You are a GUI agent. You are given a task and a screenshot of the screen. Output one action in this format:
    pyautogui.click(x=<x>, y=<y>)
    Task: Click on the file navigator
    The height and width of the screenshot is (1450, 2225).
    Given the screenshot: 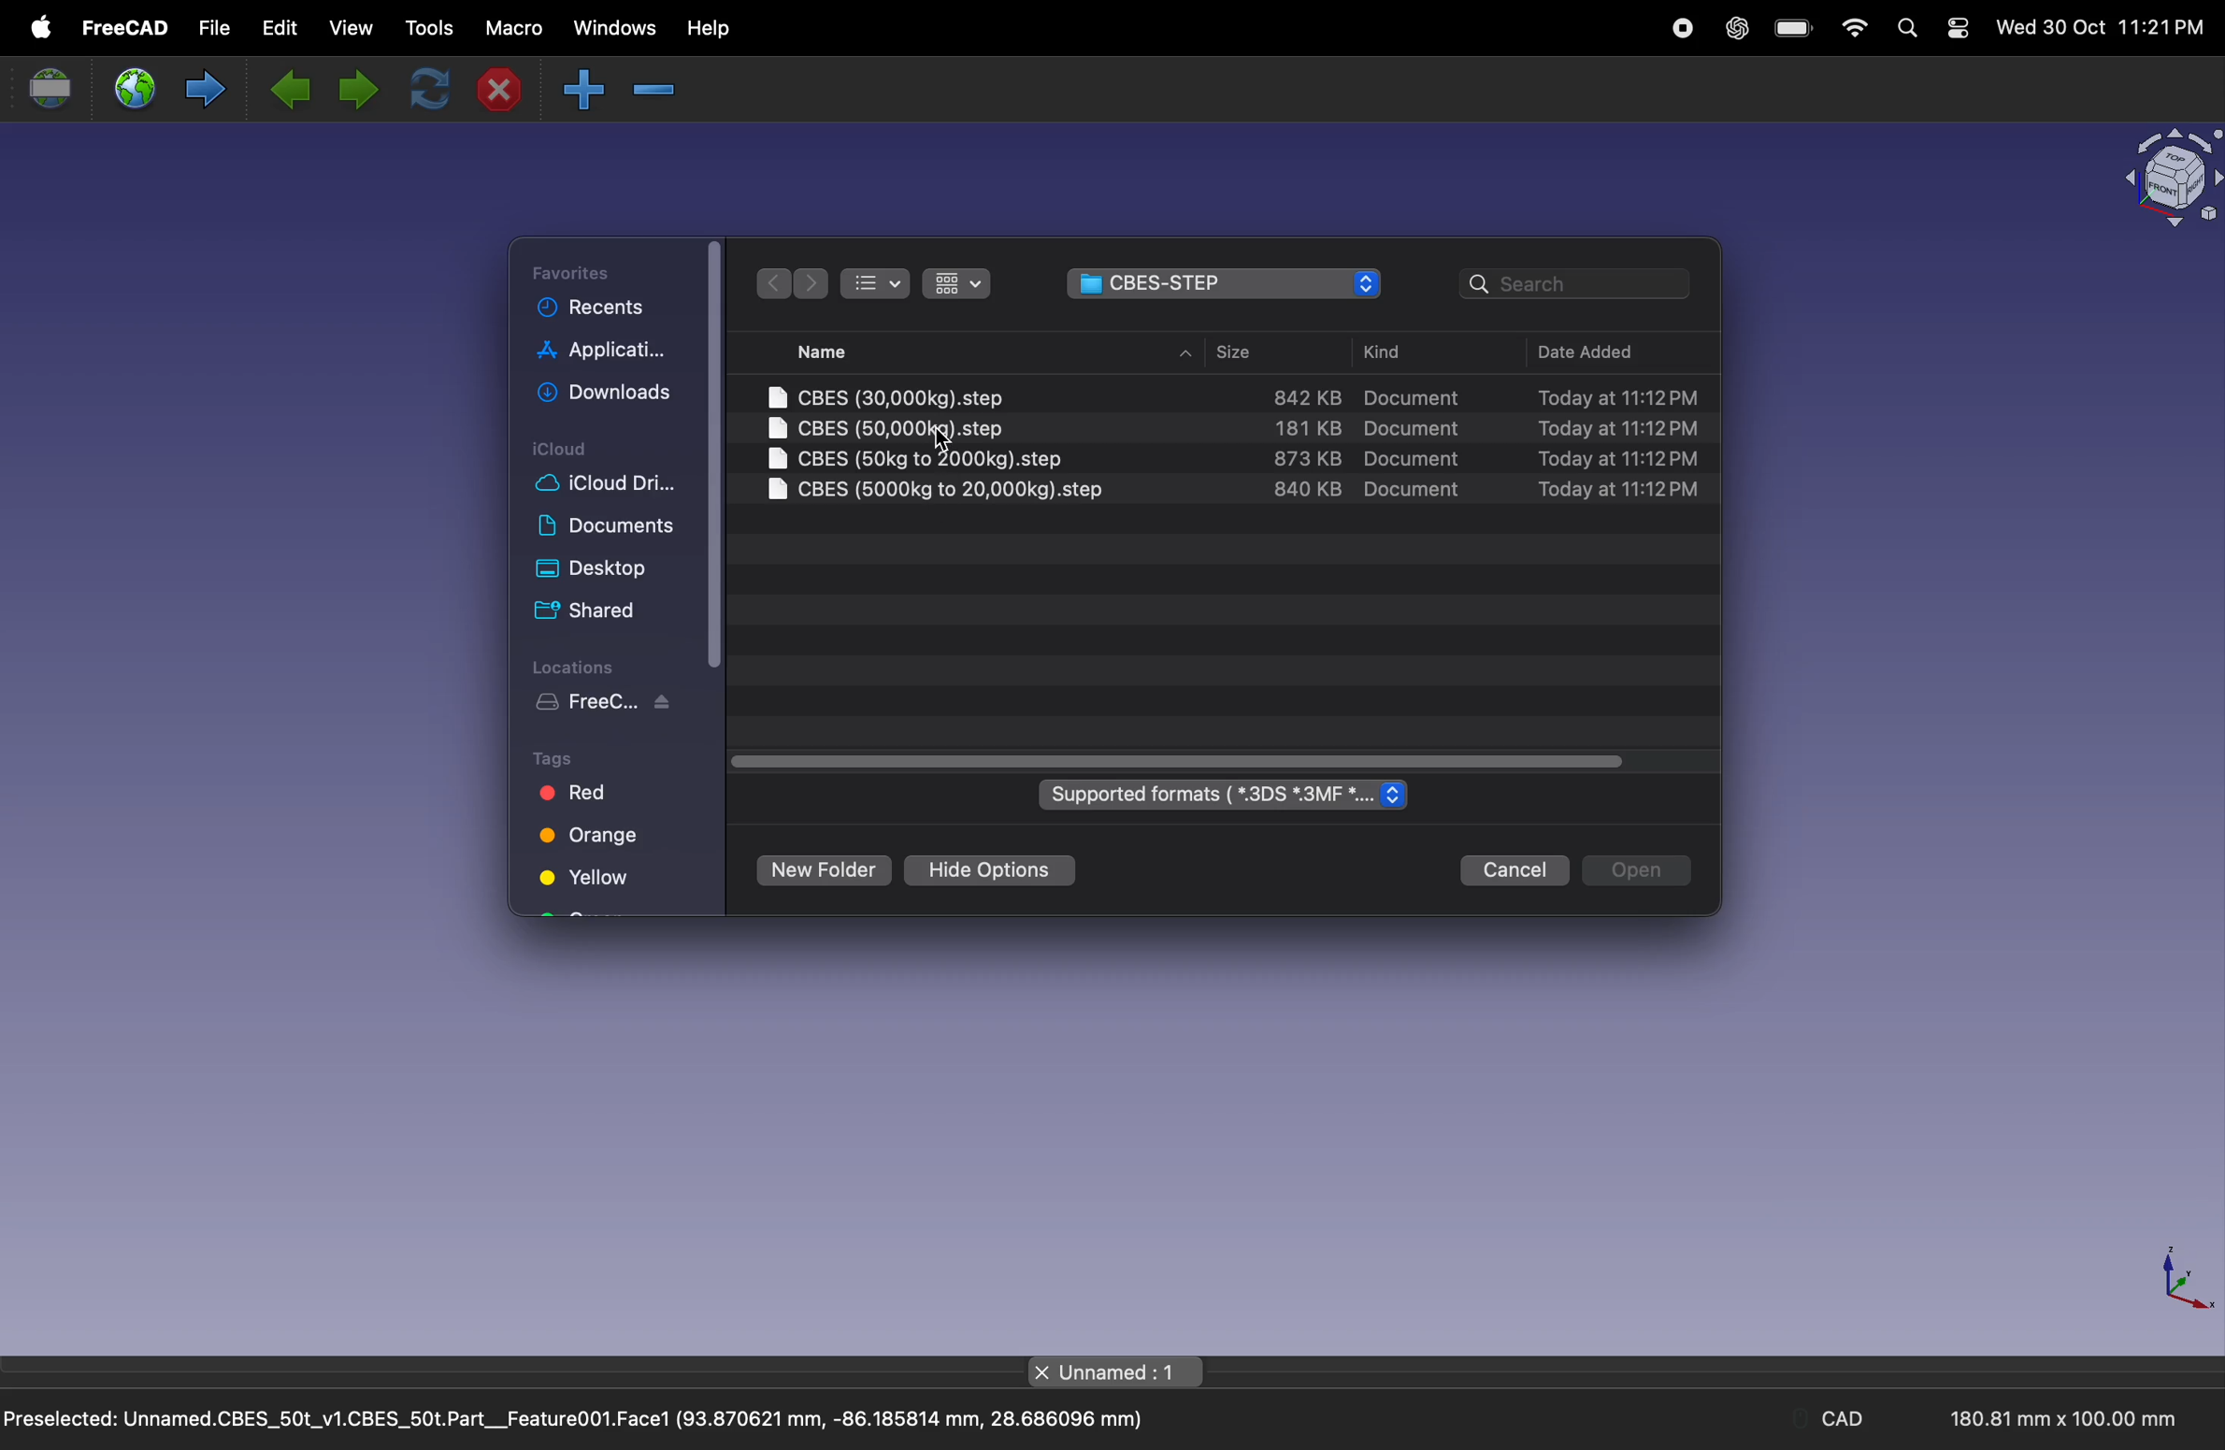 What is the action you would take?
    pyautogui.click(x=1226, y=284)
    